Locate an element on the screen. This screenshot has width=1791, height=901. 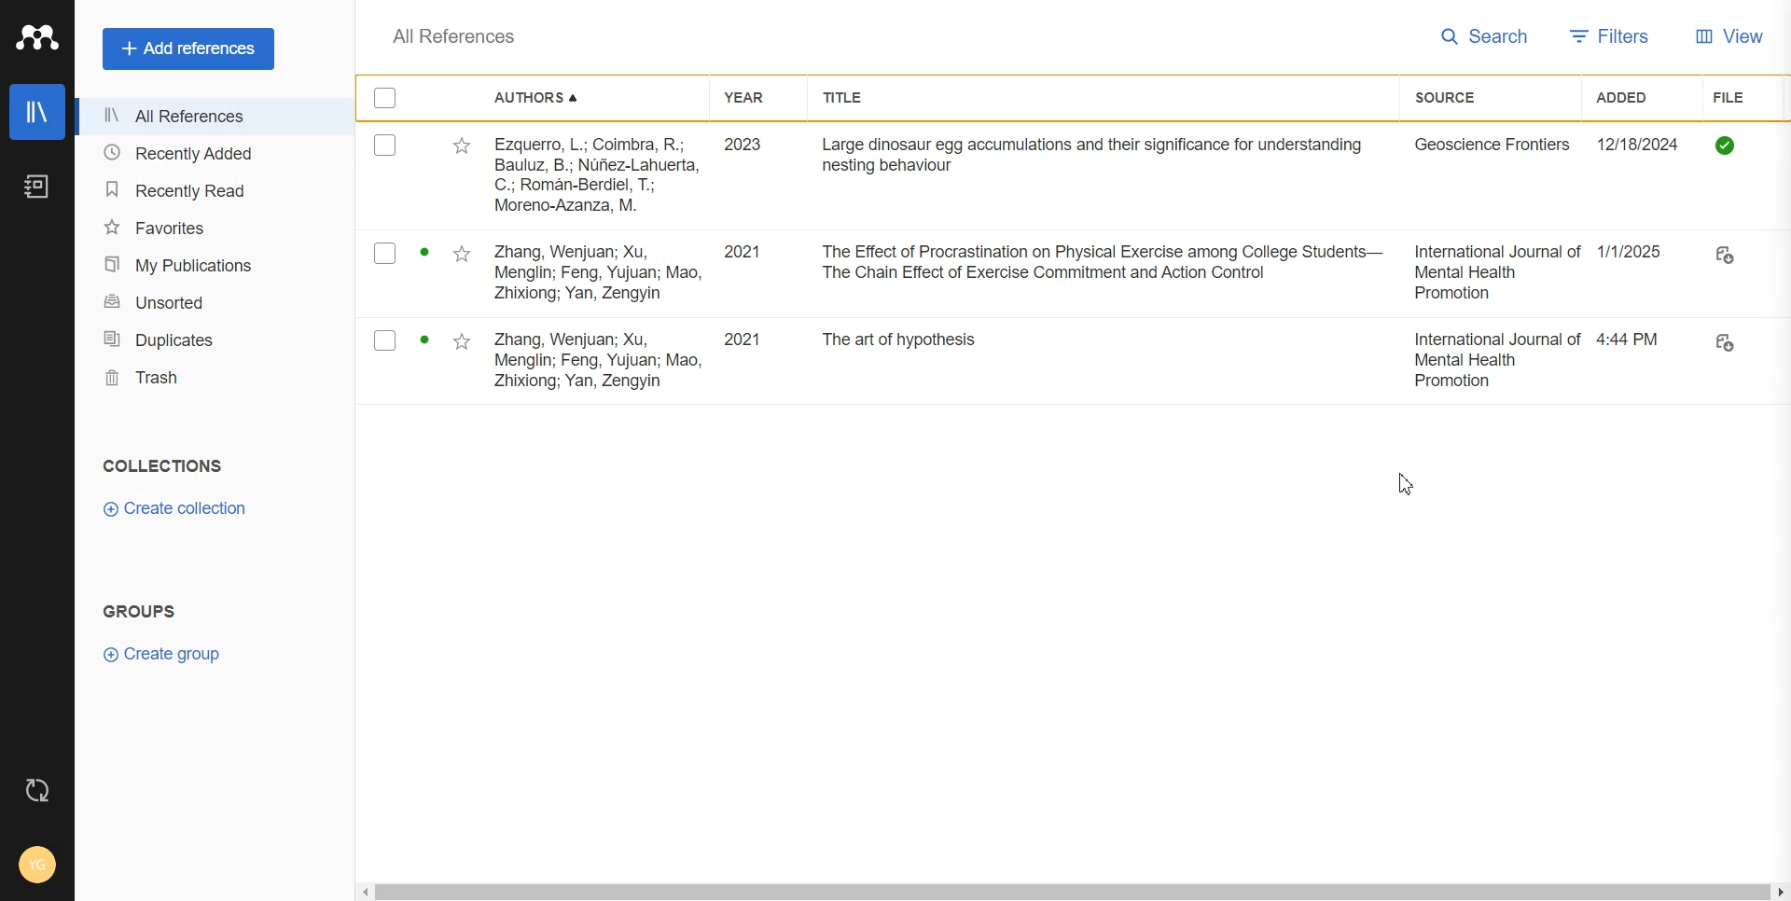
Checkmarks is located at coordinates (384, 254).